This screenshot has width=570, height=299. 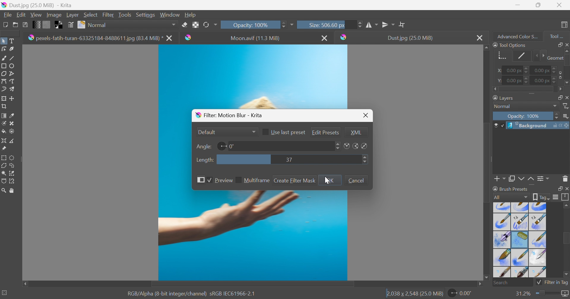 I want to click on Settings, so click(x=146, y=15).